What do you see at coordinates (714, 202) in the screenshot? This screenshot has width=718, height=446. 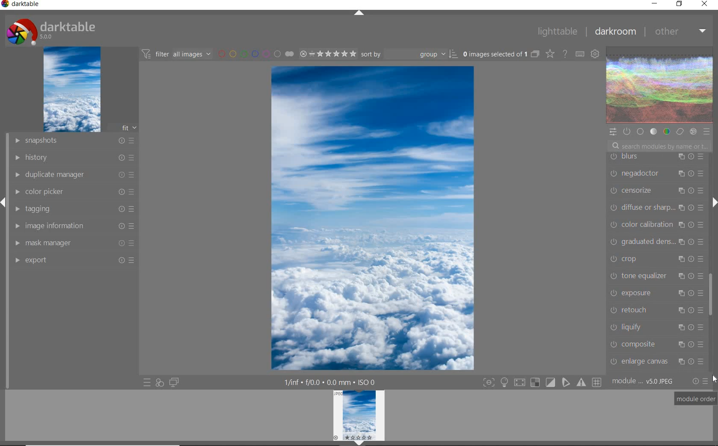 I see `Next` at bounding box center [714, 202].